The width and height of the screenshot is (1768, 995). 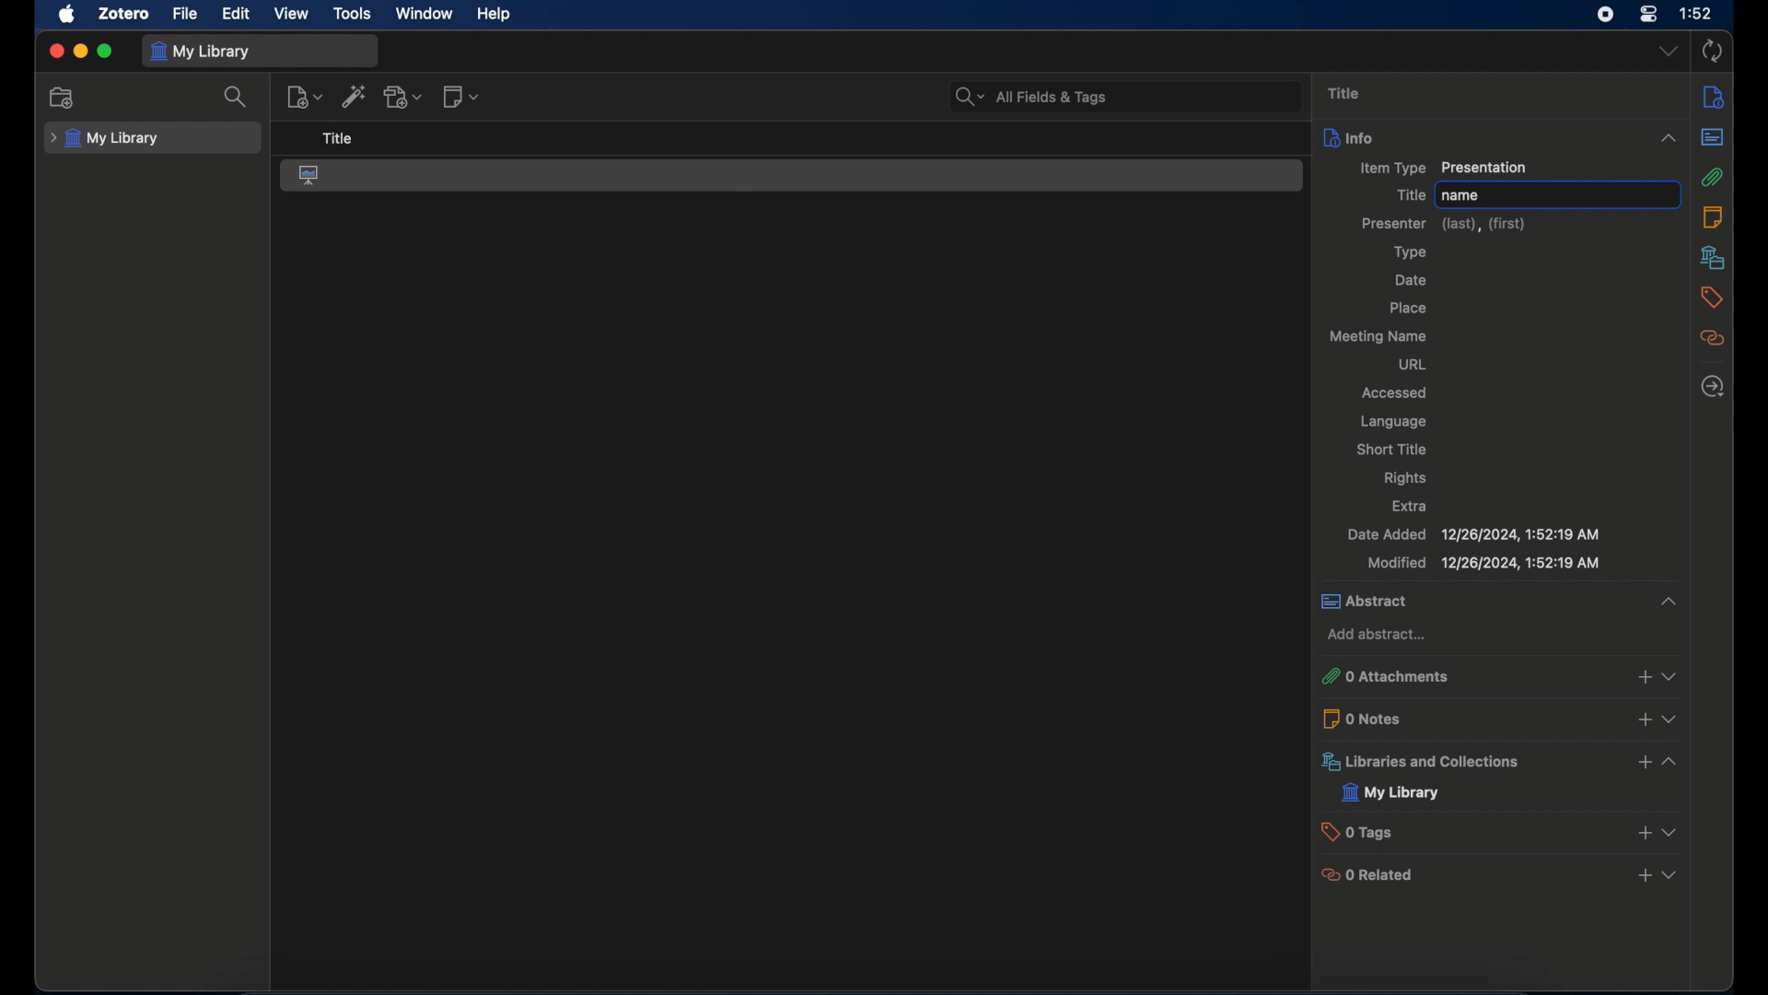 What do you see at coordinates (1498, 676) in the screenshot?
I see `0 attachments` at bounding box center [1498, 676].